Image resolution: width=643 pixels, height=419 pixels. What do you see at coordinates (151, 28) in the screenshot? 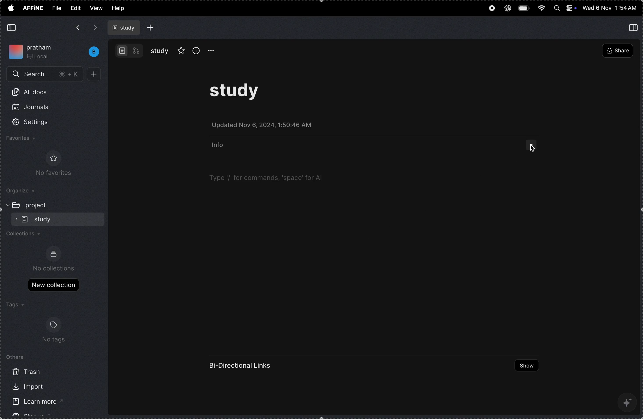
I see `add file` at bounding box center [151, 28].